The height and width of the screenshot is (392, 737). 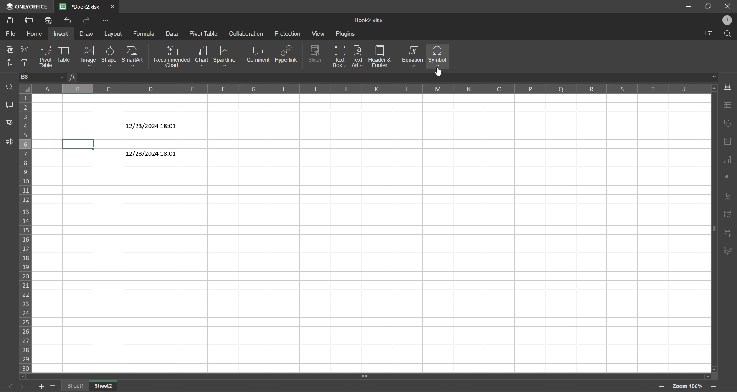 What do you see at coordinates (29, 21) in the screenshot?
I see `print` at bounding box center [29, 21].